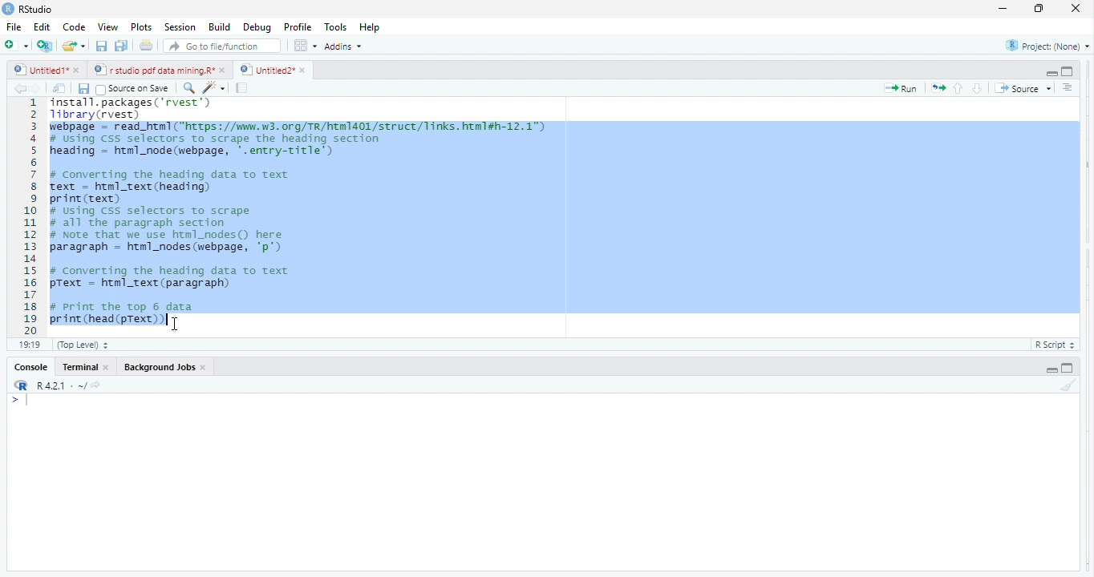  What do you see at coordinates (1066, 368) in the screenshot?
I see `hide console` at bounding box center [1066, 368].